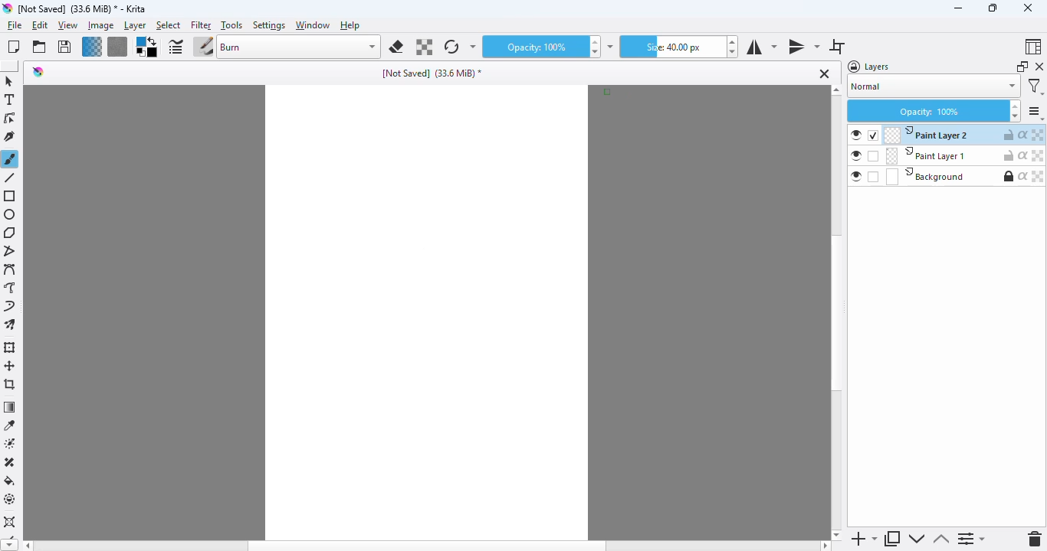 This screenshot has height=551, width=1047. What do you see at coordinates (64, 47) in the screenshot?
I see `save` at bounding box center [64, 47].